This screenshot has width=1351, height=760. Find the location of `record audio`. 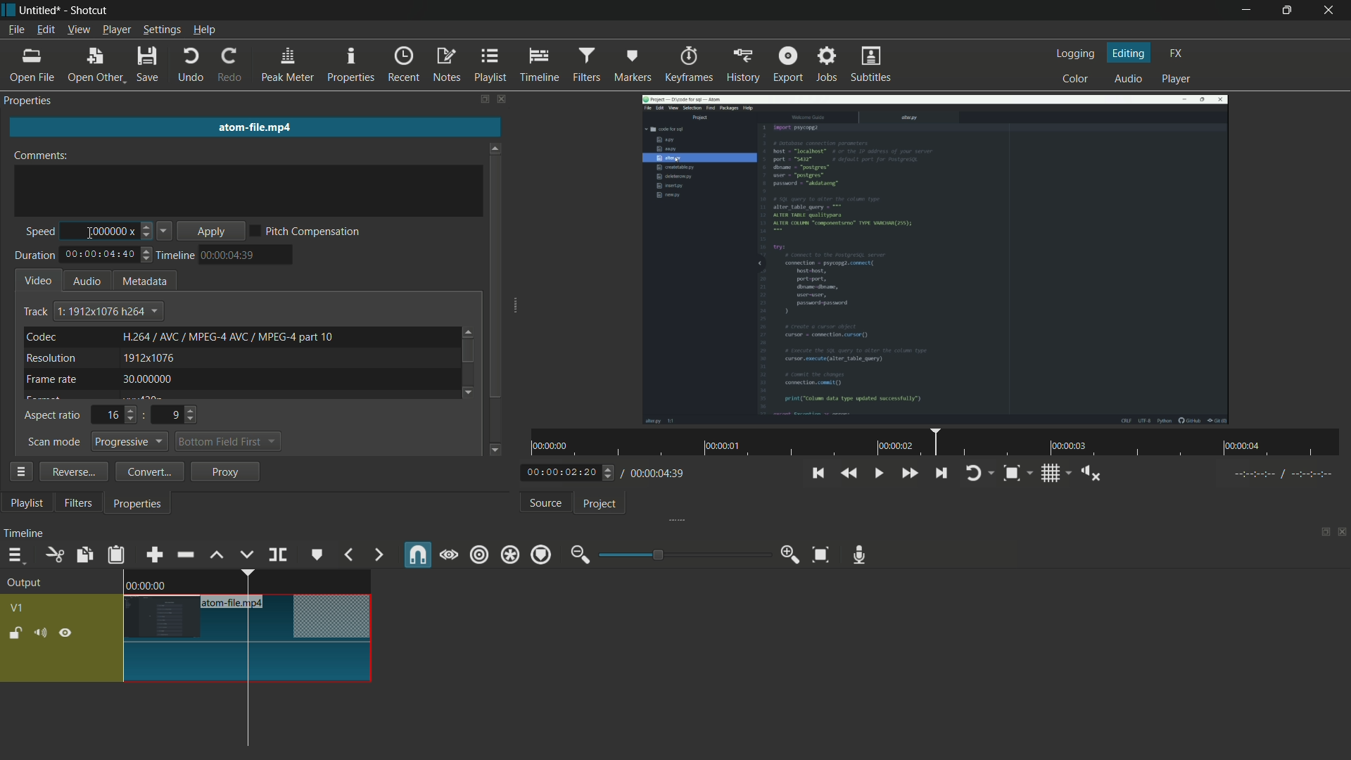

record audio is located at coordinates (860, 557).